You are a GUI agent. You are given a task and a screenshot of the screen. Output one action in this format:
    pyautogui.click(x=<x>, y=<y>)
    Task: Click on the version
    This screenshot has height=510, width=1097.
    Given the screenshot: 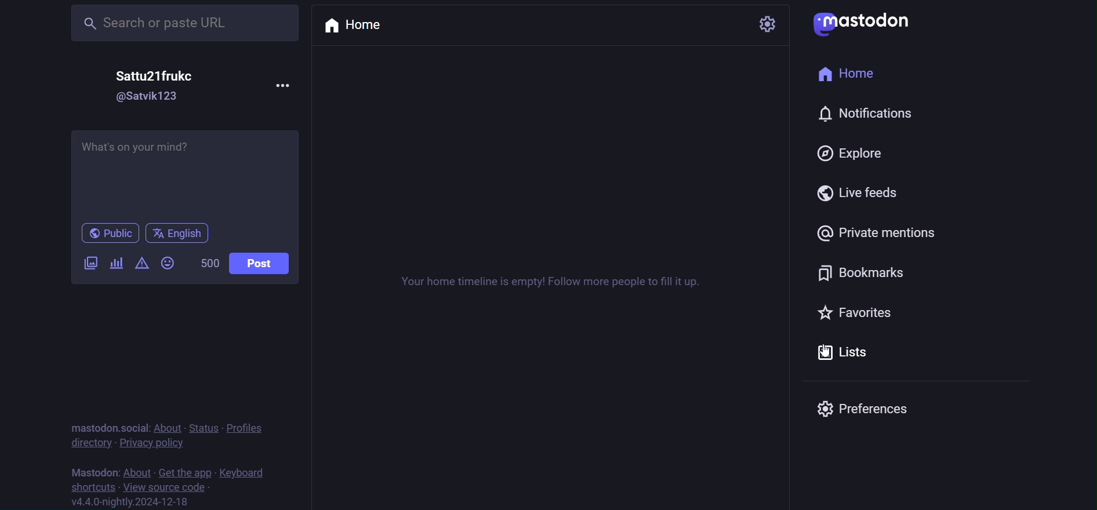 What is the action you would take?
    pyautogui.click(x=138, y=502)
    